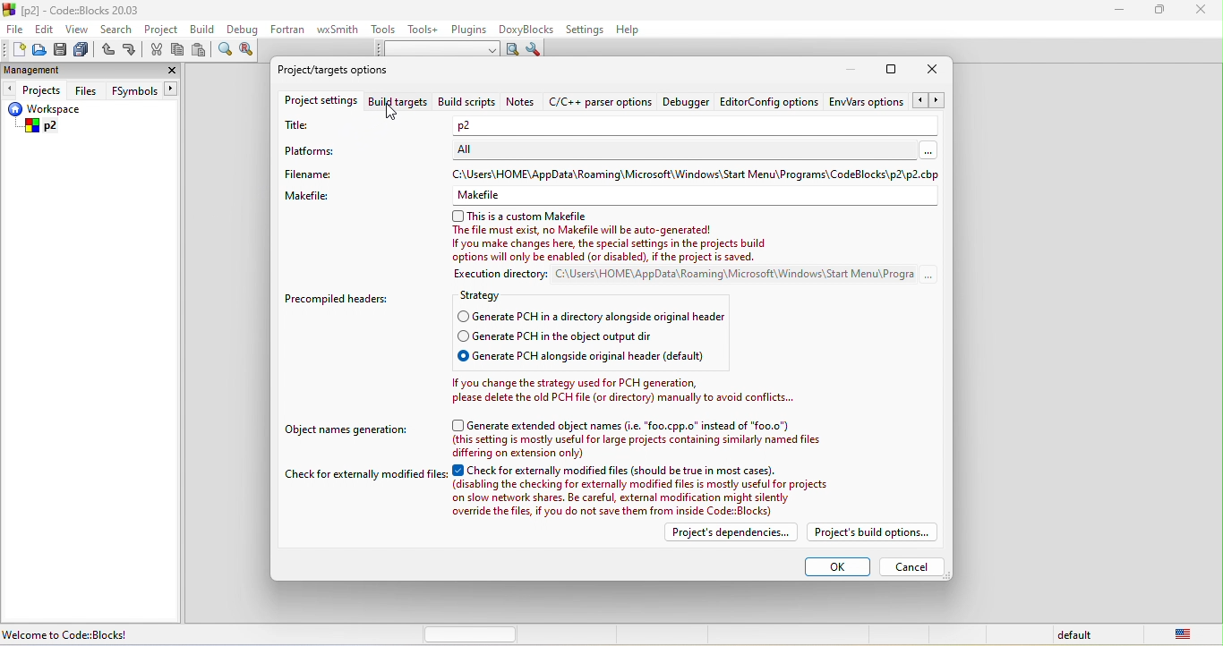  I want to click on save everything, so click(84, 49).